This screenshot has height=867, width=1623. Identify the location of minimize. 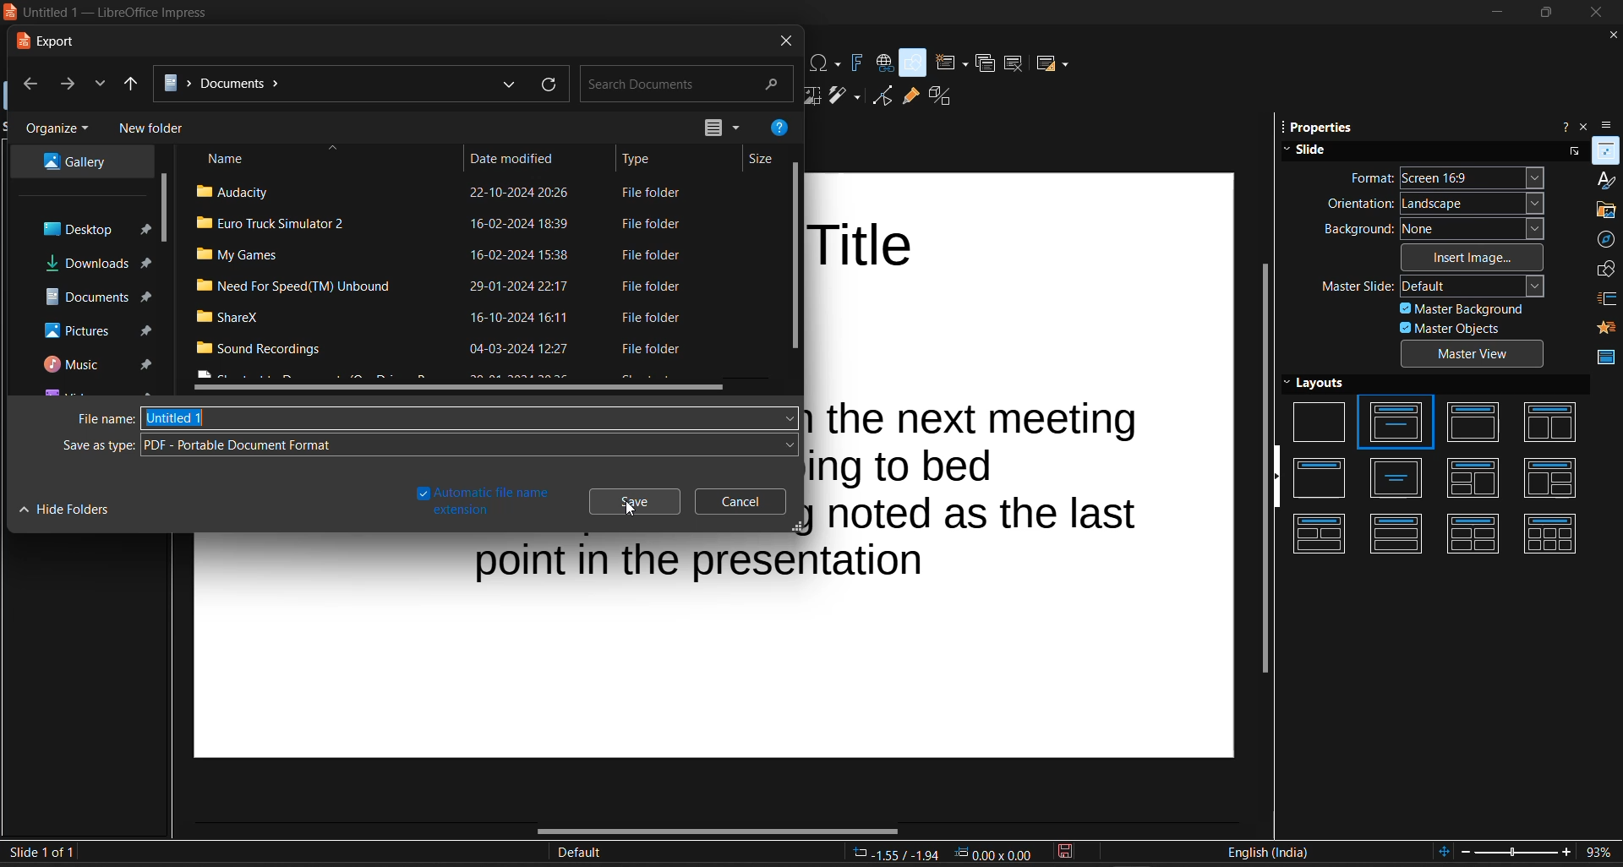
(1495, 13).